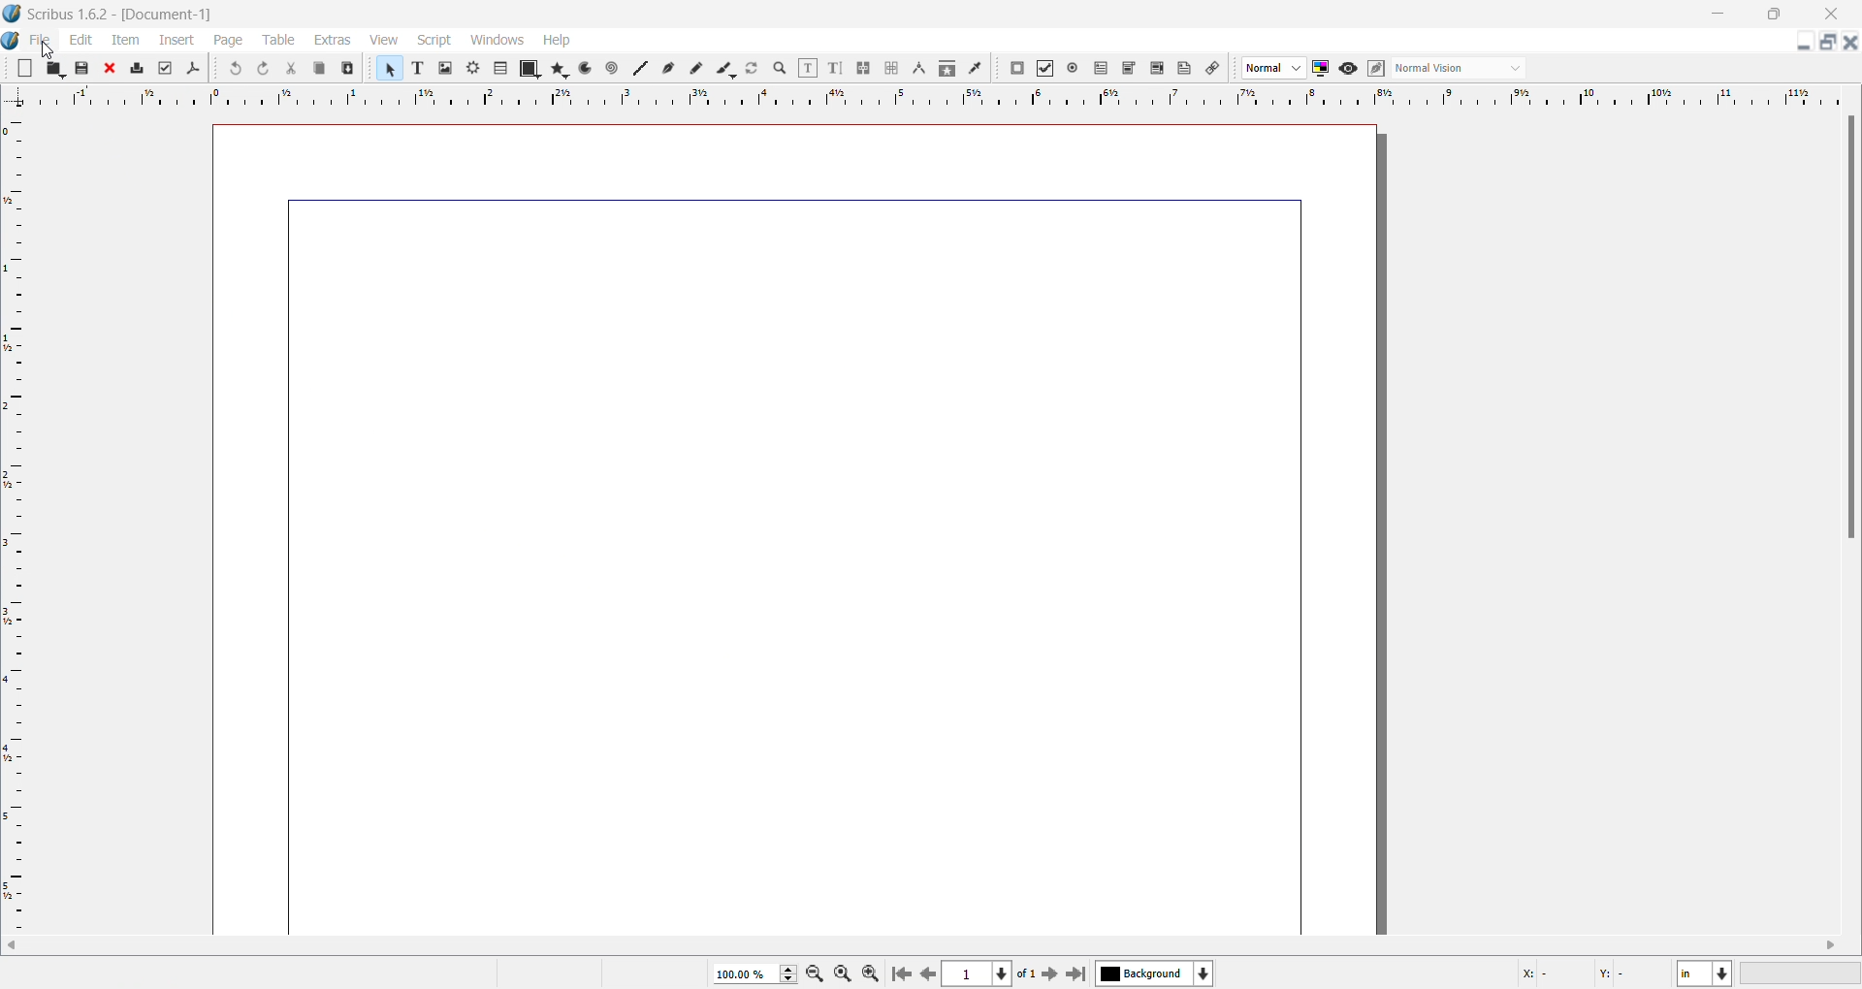  I want to click on copy, so click(322, 70).